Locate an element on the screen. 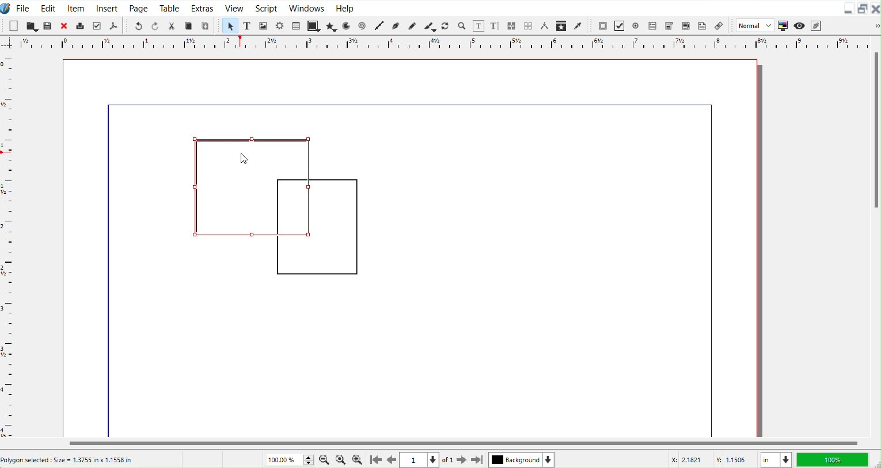 The width and height of the screenshot is (881, 468). Shape  is located at coordinates (314, 25).